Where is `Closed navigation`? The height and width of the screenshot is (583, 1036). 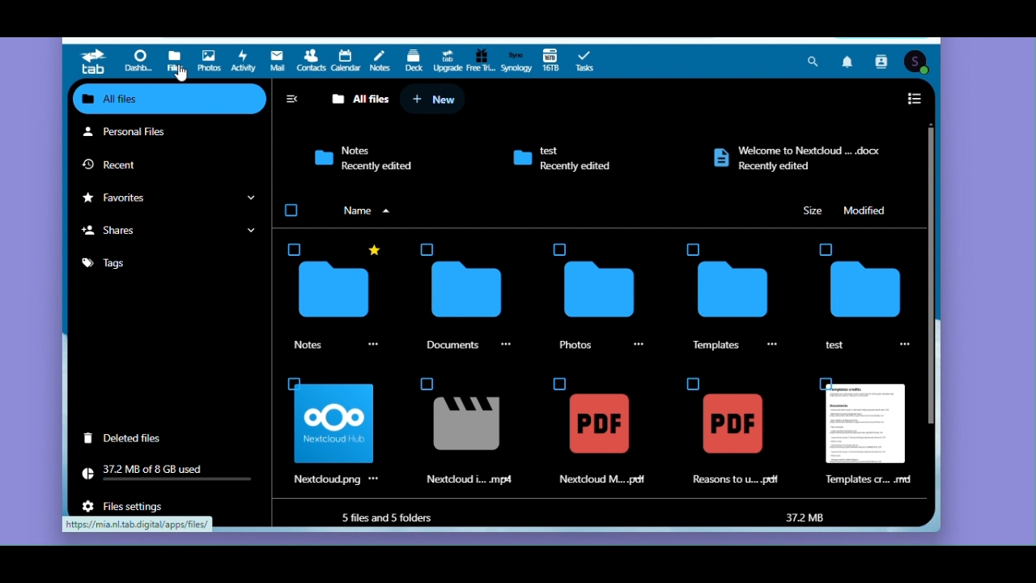
Closed navigation is located at coordinates (291, 100).